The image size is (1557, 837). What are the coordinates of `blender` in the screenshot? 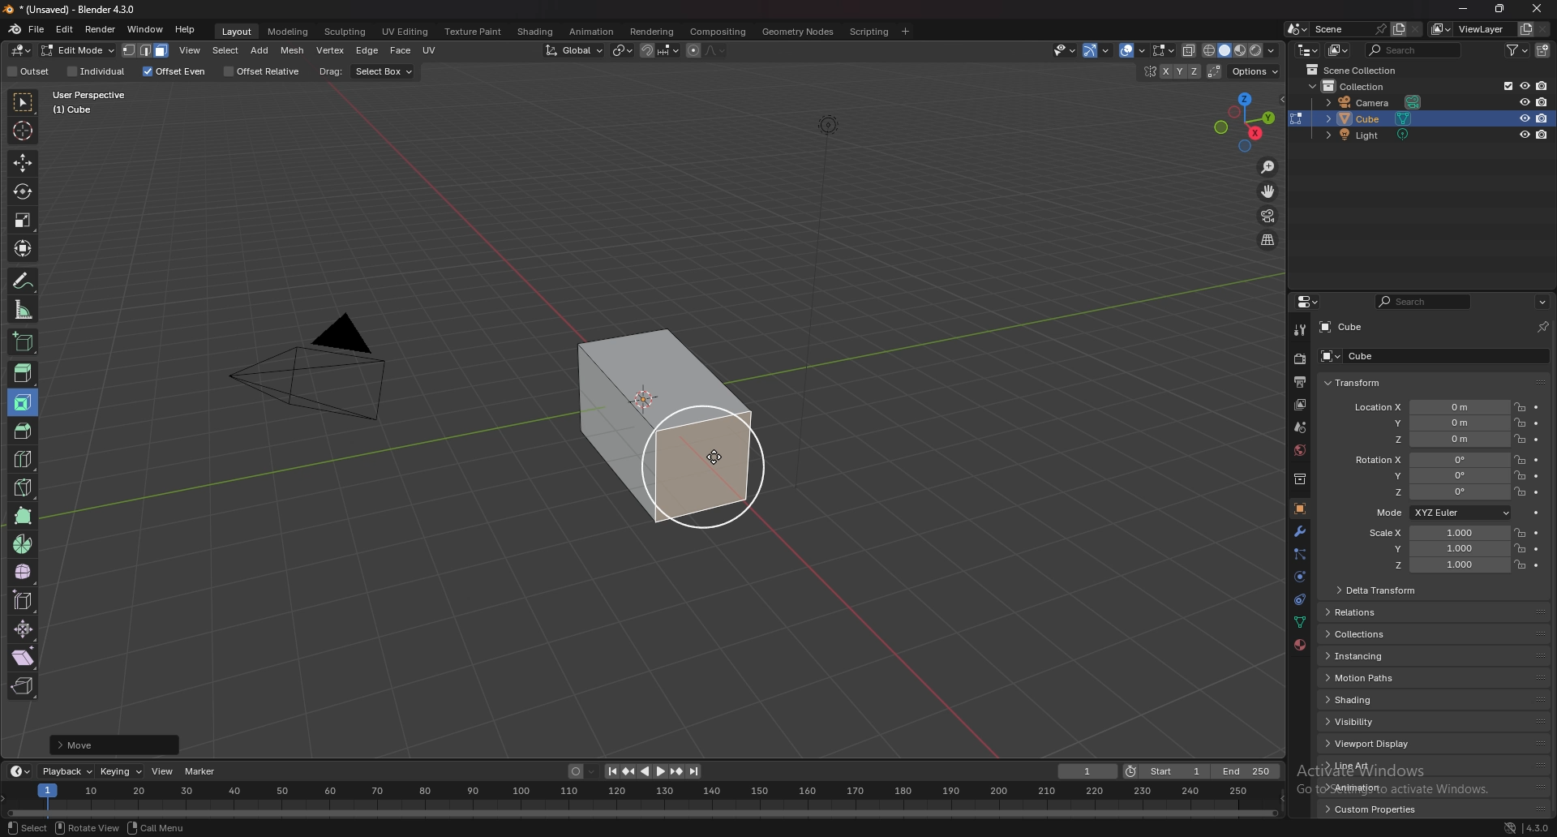 It's located at (15, 29).